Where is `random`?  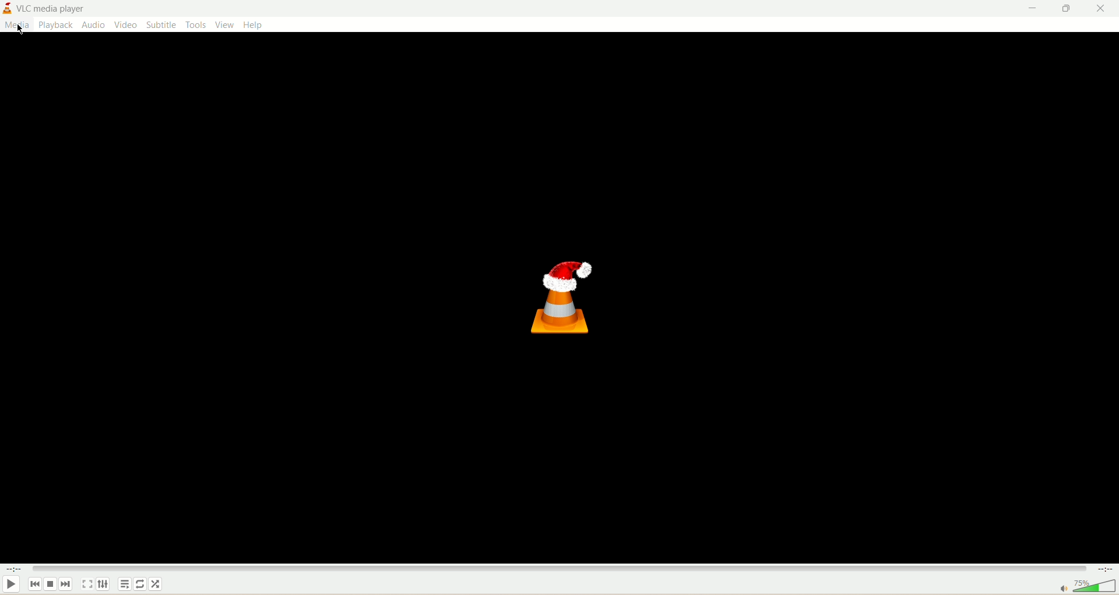 random is located at coordinates (156, 585).